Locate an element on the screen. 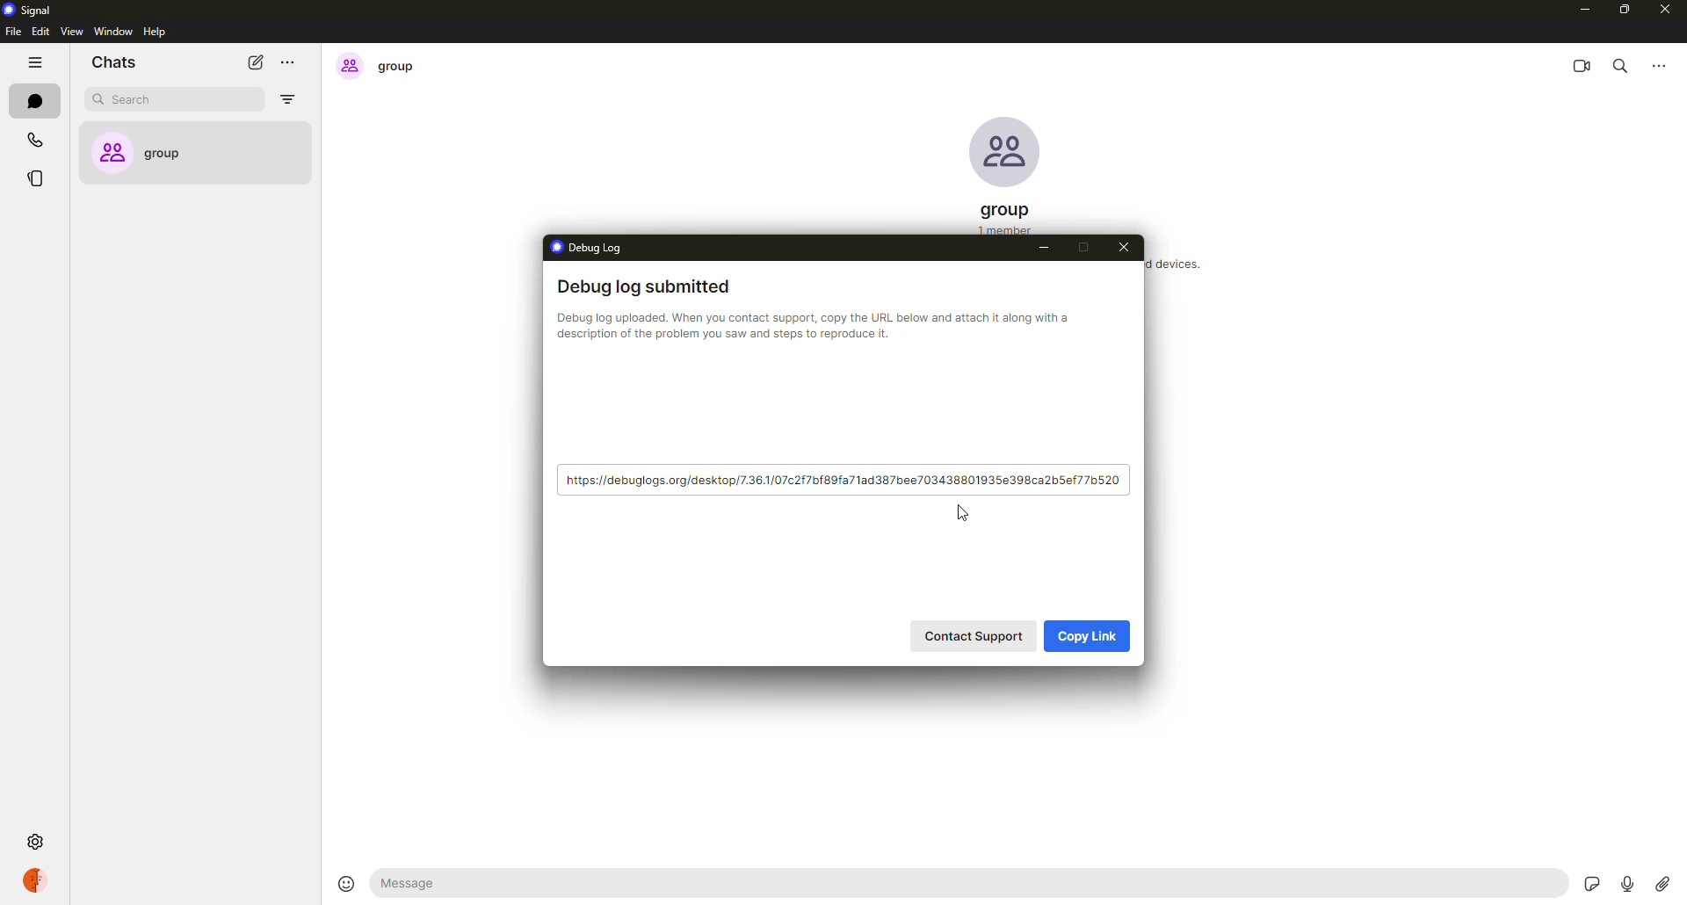  search is located at coordinates (1625, 64).